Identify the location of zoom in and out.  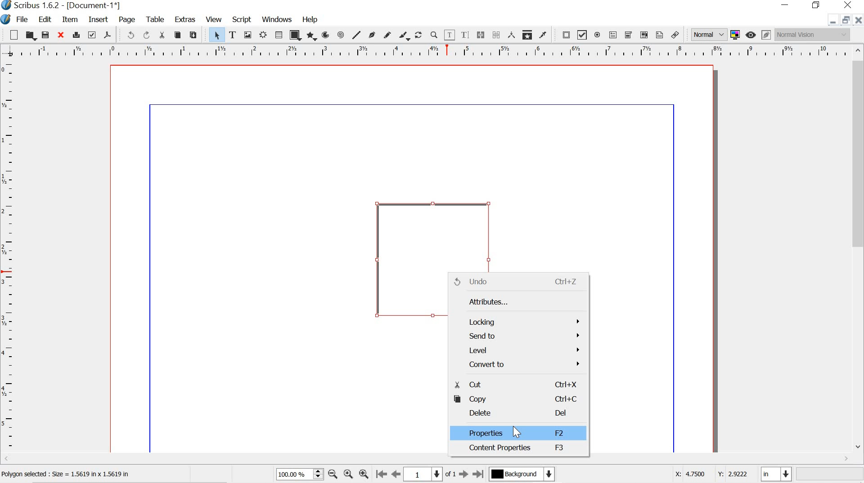
(317, 474).